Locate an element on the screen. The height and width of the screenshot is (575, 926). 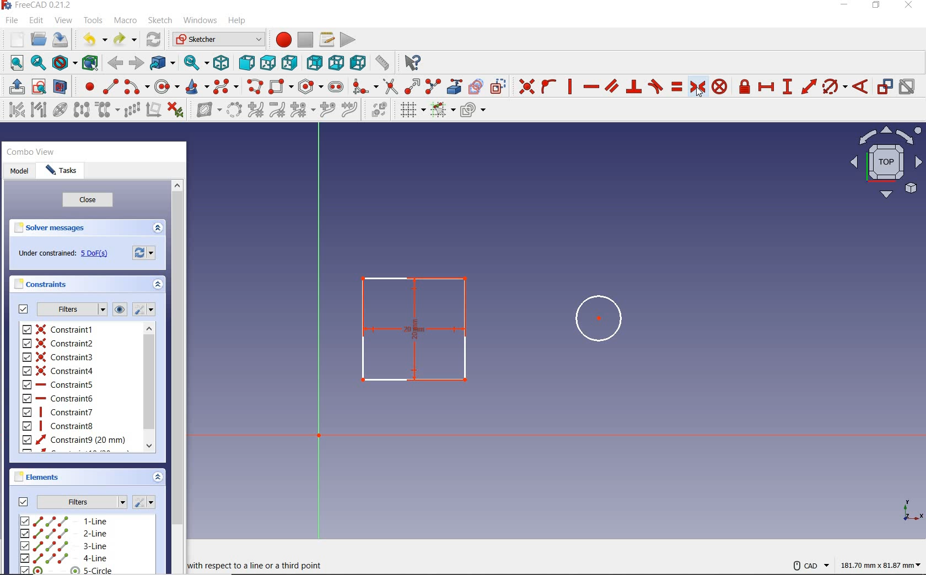
right is located at coordinates (290, 62).